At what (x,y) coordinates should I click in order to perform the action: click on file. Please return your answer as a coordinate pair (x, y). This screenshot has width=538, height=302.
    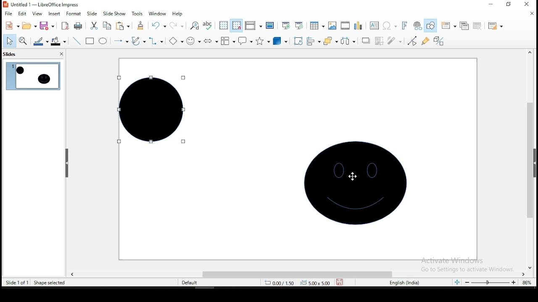
    Looking at the image, I should click on (8, 13).